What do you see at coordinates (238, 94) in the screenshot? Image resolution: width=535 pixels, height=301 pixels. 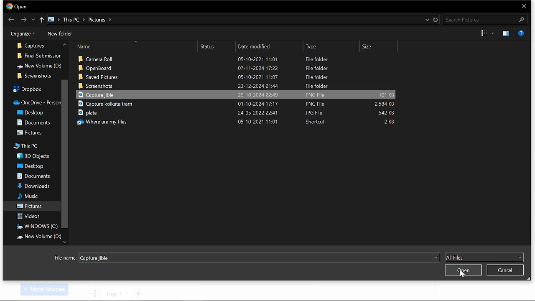 I see `files` at bounding box center [238, 94].